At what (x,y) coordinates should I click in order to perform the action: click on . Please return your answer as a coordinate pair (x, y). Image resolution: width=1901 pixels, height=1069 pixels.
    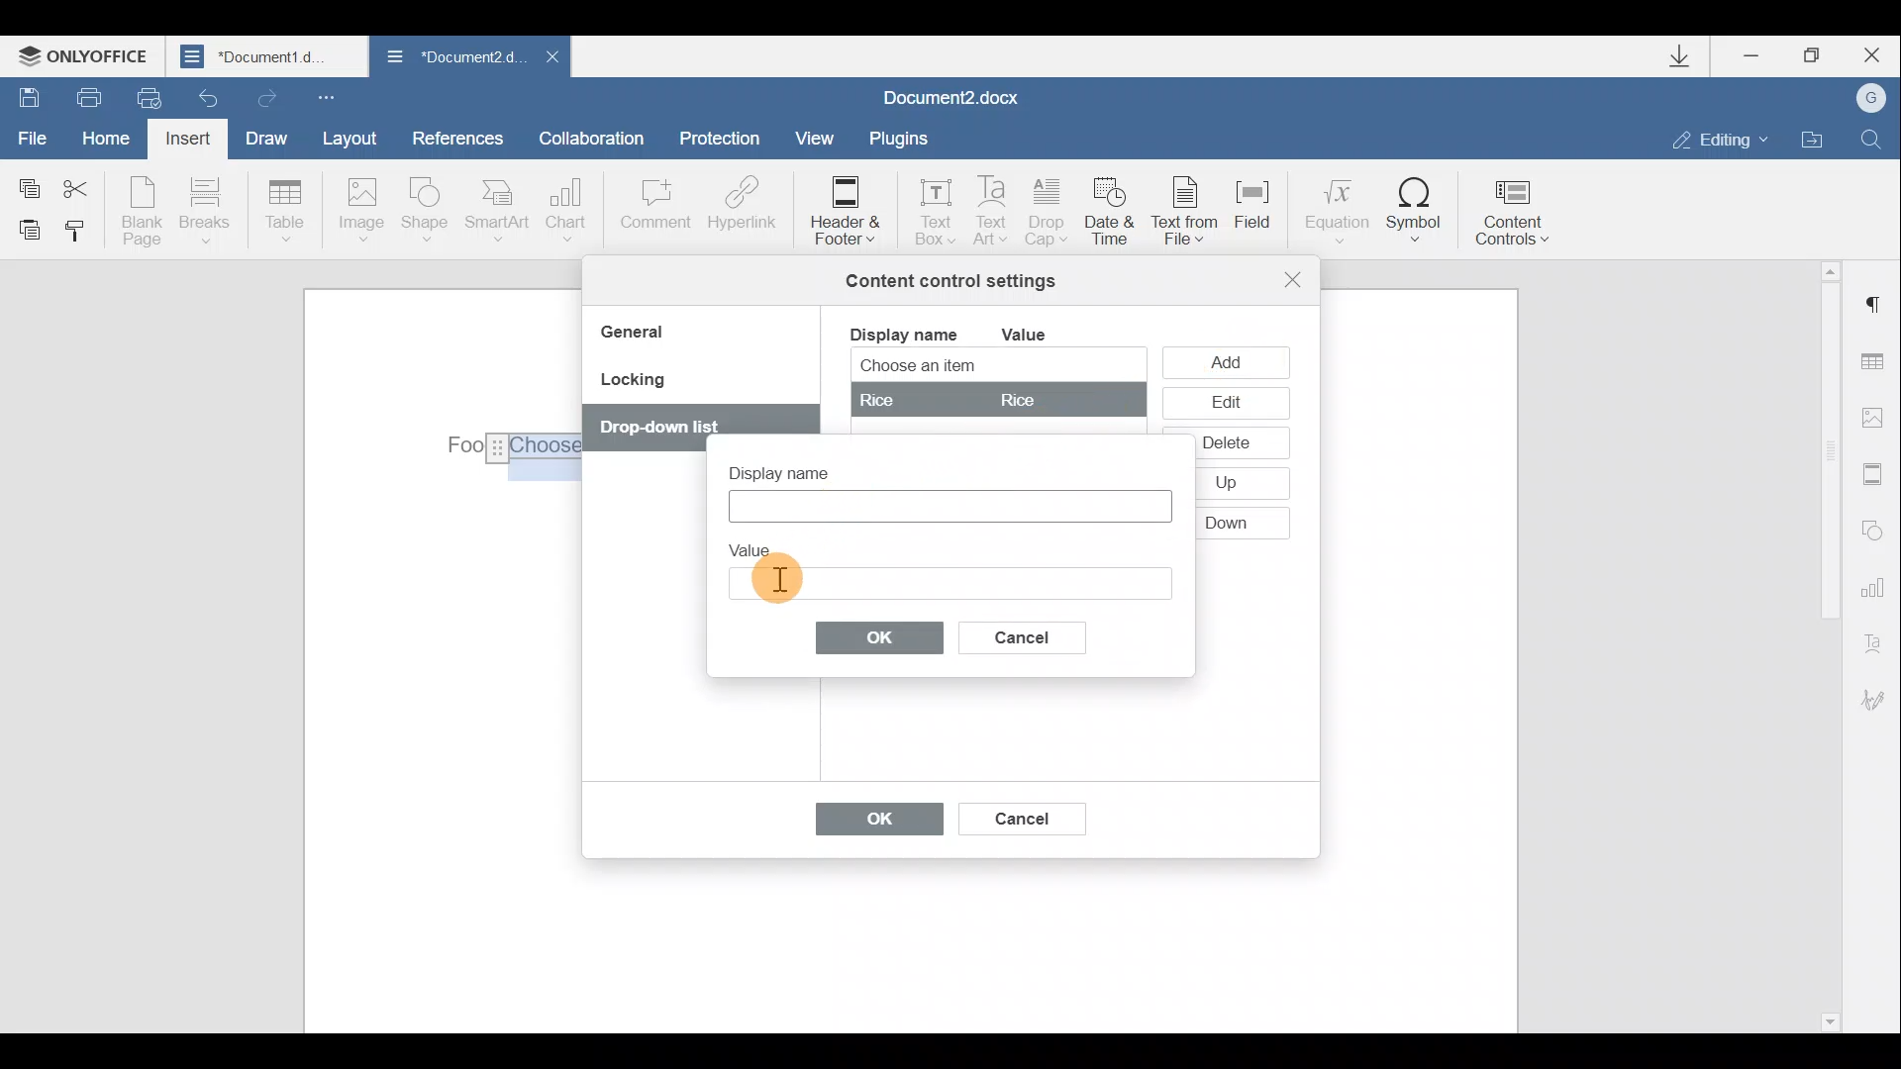
    Looking at the image, I should click on (1230, 484).